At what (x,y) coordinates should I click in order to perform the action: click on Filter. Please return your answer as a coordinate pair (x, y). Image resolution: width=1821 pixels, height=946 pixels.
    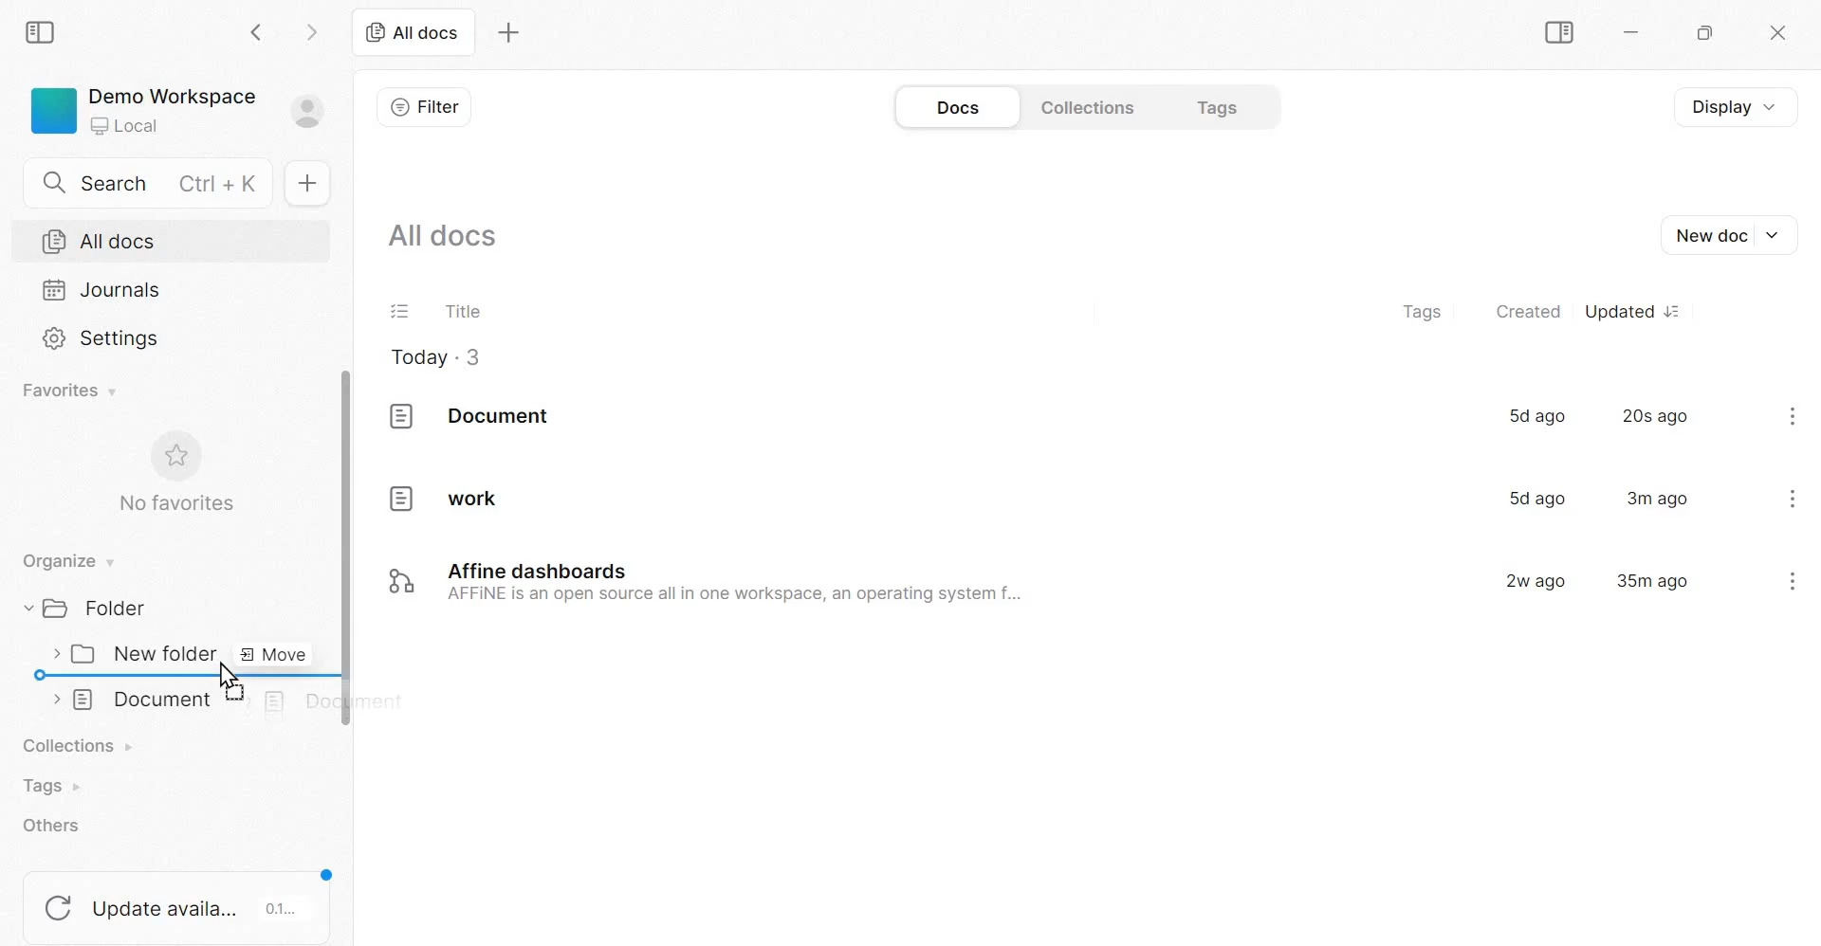
    Looking at the image, I should click on (426, 104).